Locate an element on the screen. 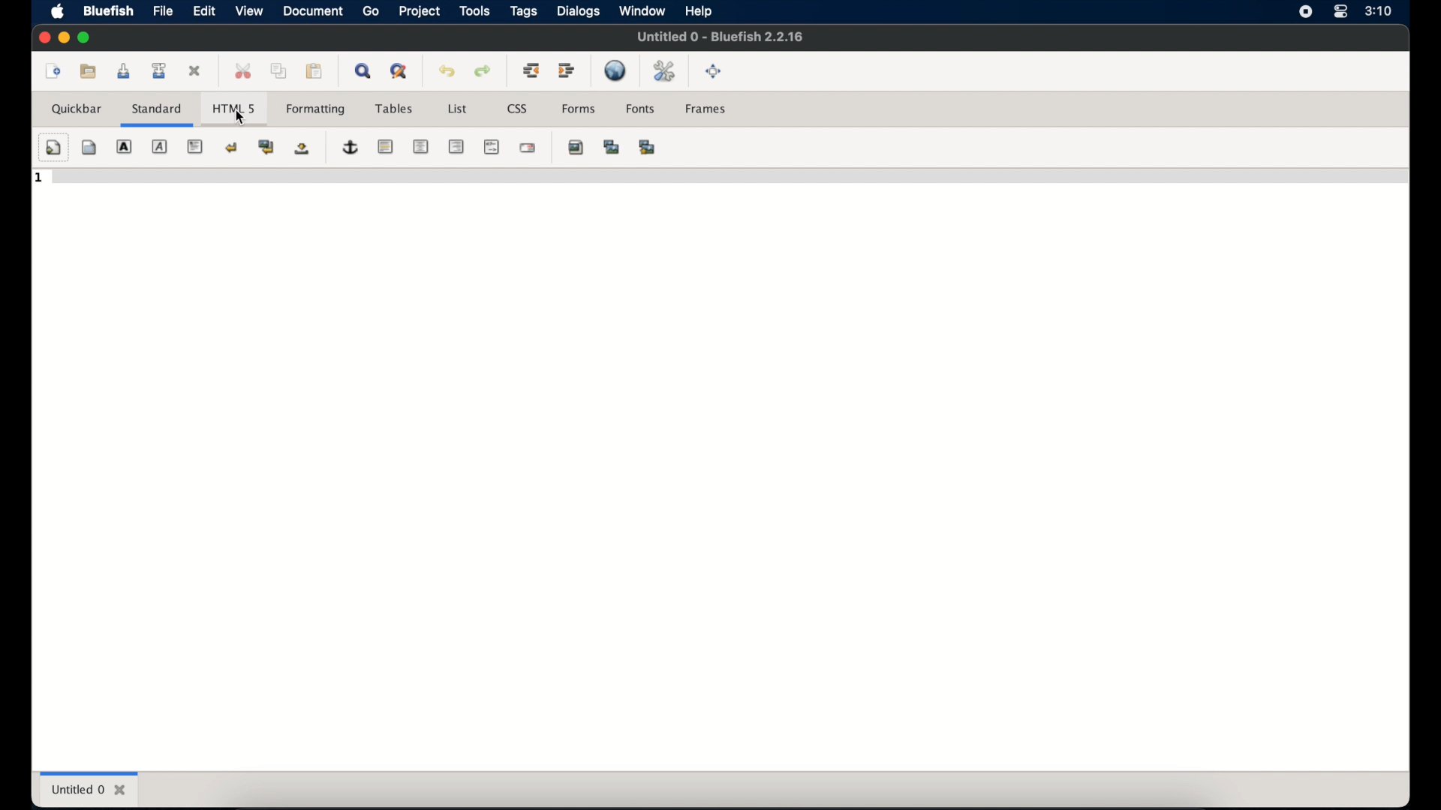 The height and width of the screenshot is (810, 1441). maximize is located at coordinates (86, 37).